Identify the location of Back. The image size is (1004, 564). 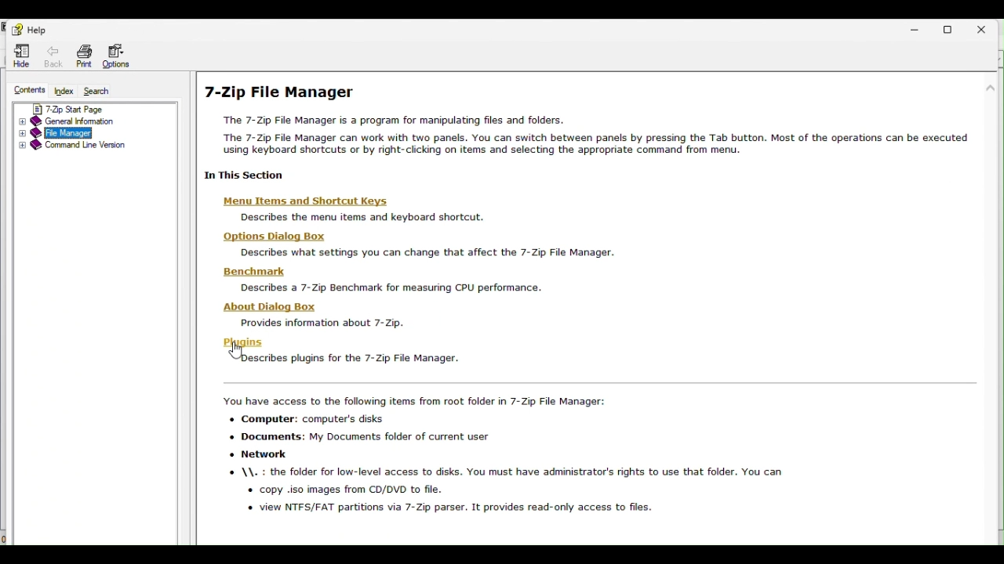
(55, 58).